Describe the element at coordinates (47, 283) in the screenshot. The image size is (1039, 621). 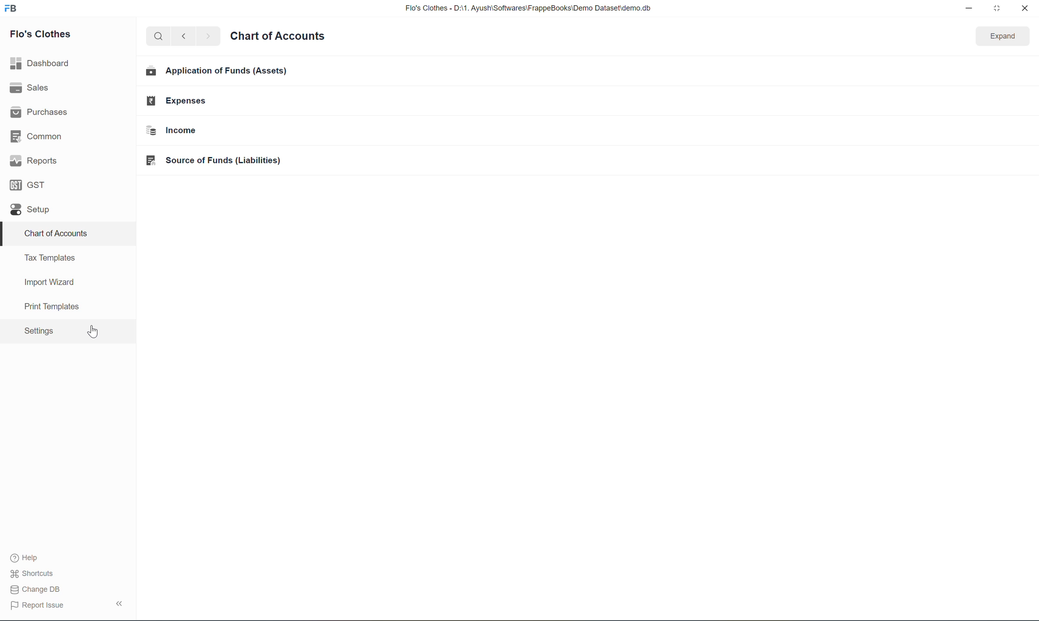
I see `Import Wizard` at that location.